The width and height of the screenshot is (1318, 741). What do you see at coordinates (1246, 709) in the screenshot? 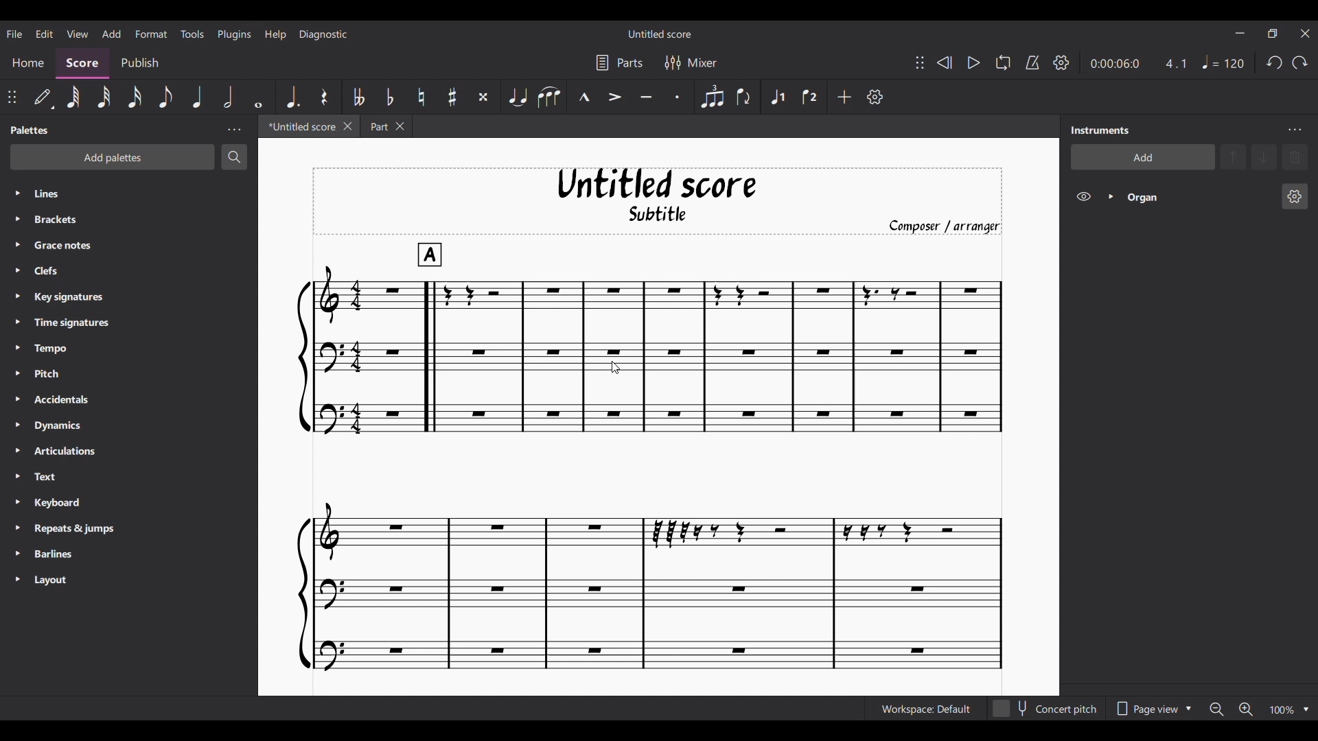
I see `Zoom in` at bounding box center [1246, 709].